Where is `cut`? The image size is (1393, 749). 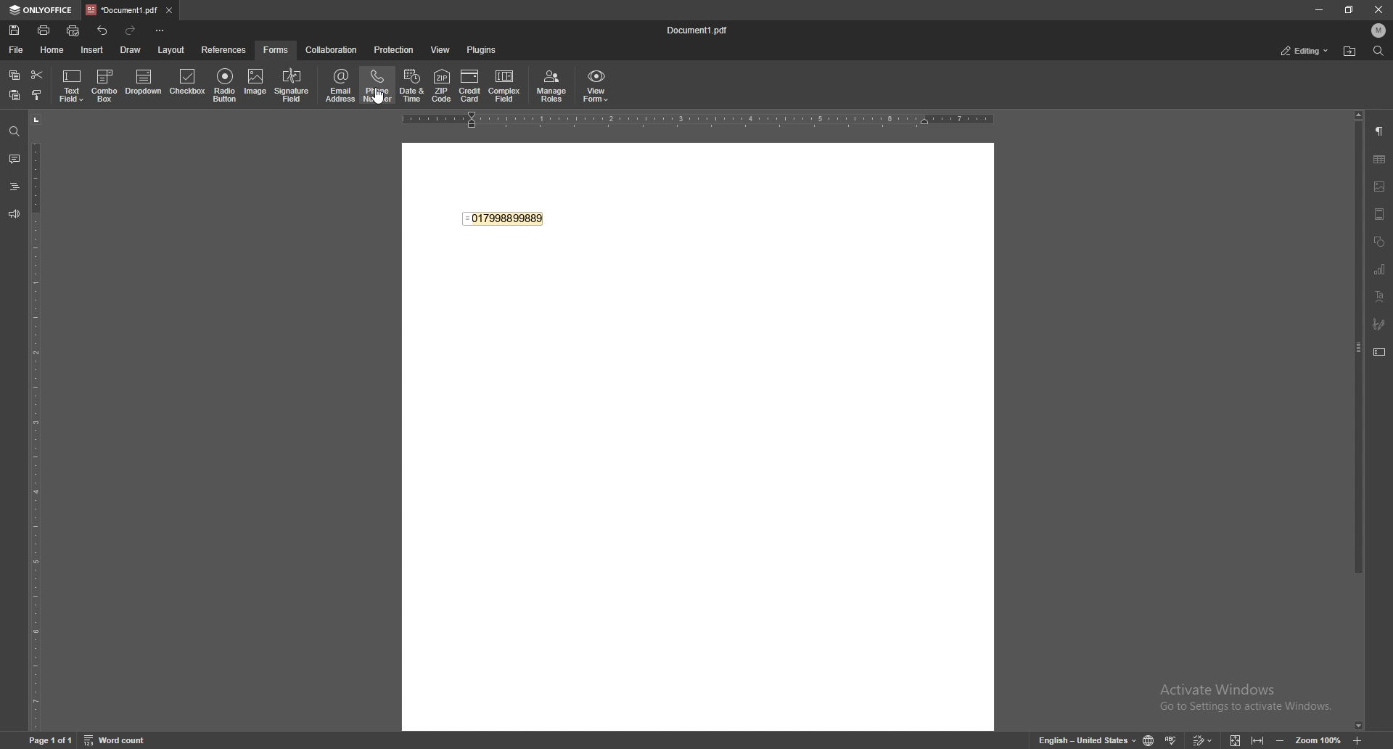 cut is located at coordinates (37, 75).